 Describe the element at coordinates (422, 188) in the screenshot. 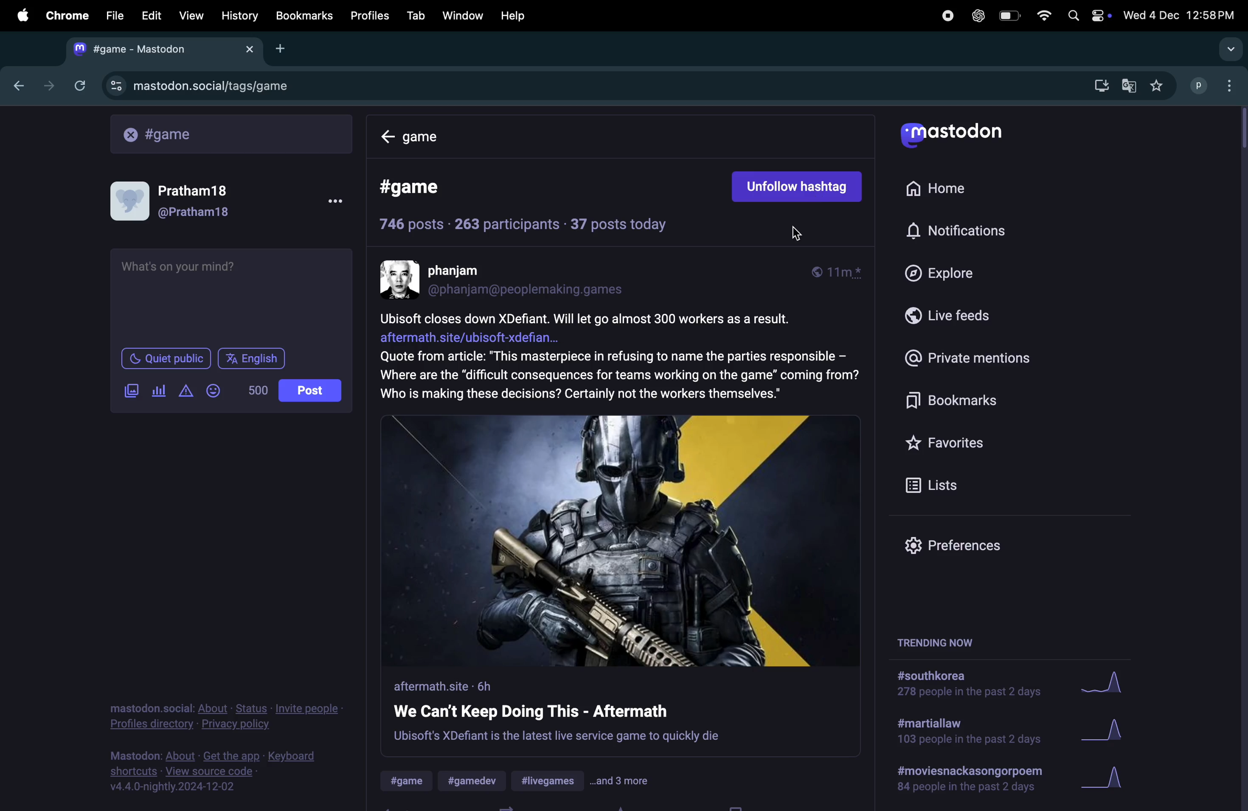

I see `#game` at that location.